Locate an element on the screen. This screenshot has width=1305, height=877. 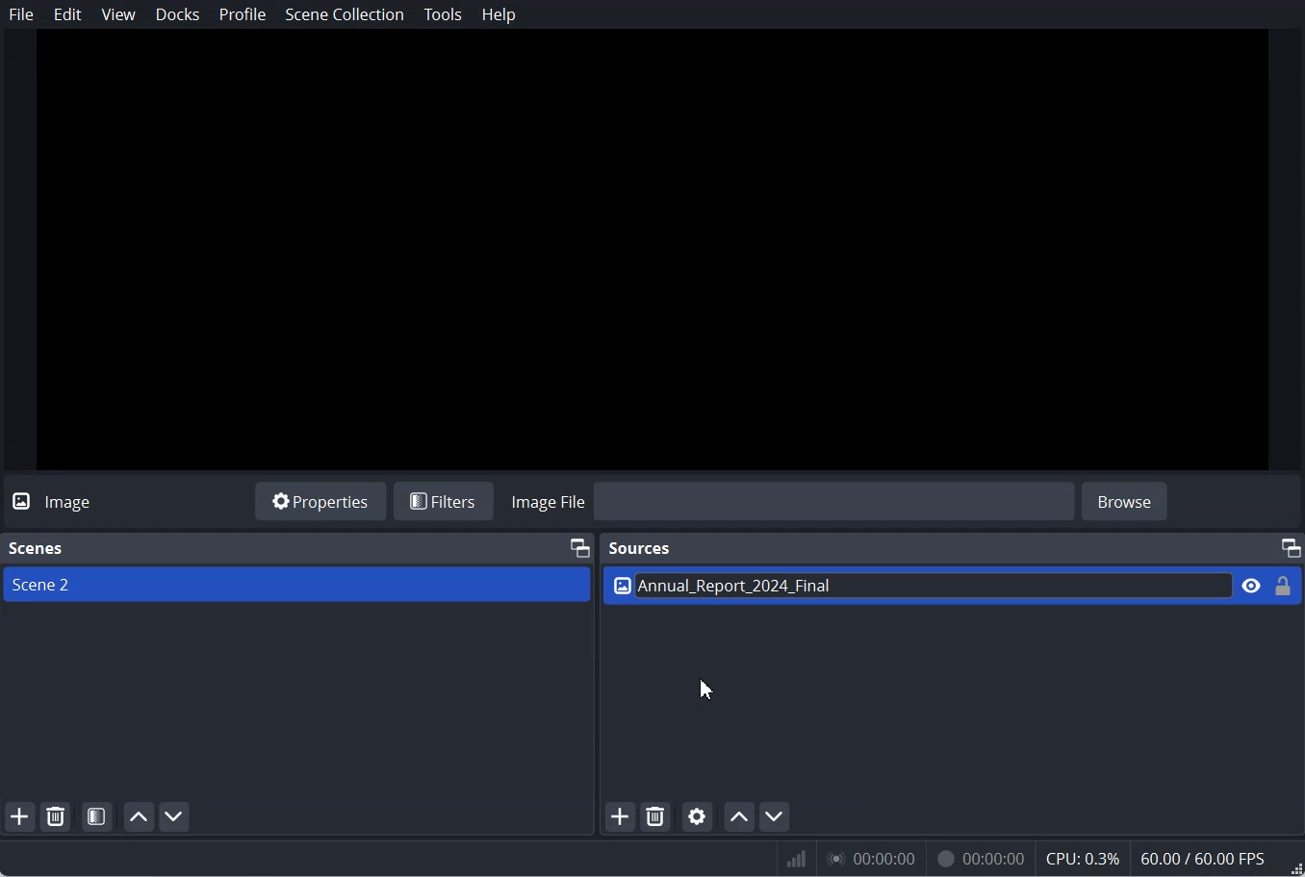
Open source Properties is located at coordinates (697, 815).